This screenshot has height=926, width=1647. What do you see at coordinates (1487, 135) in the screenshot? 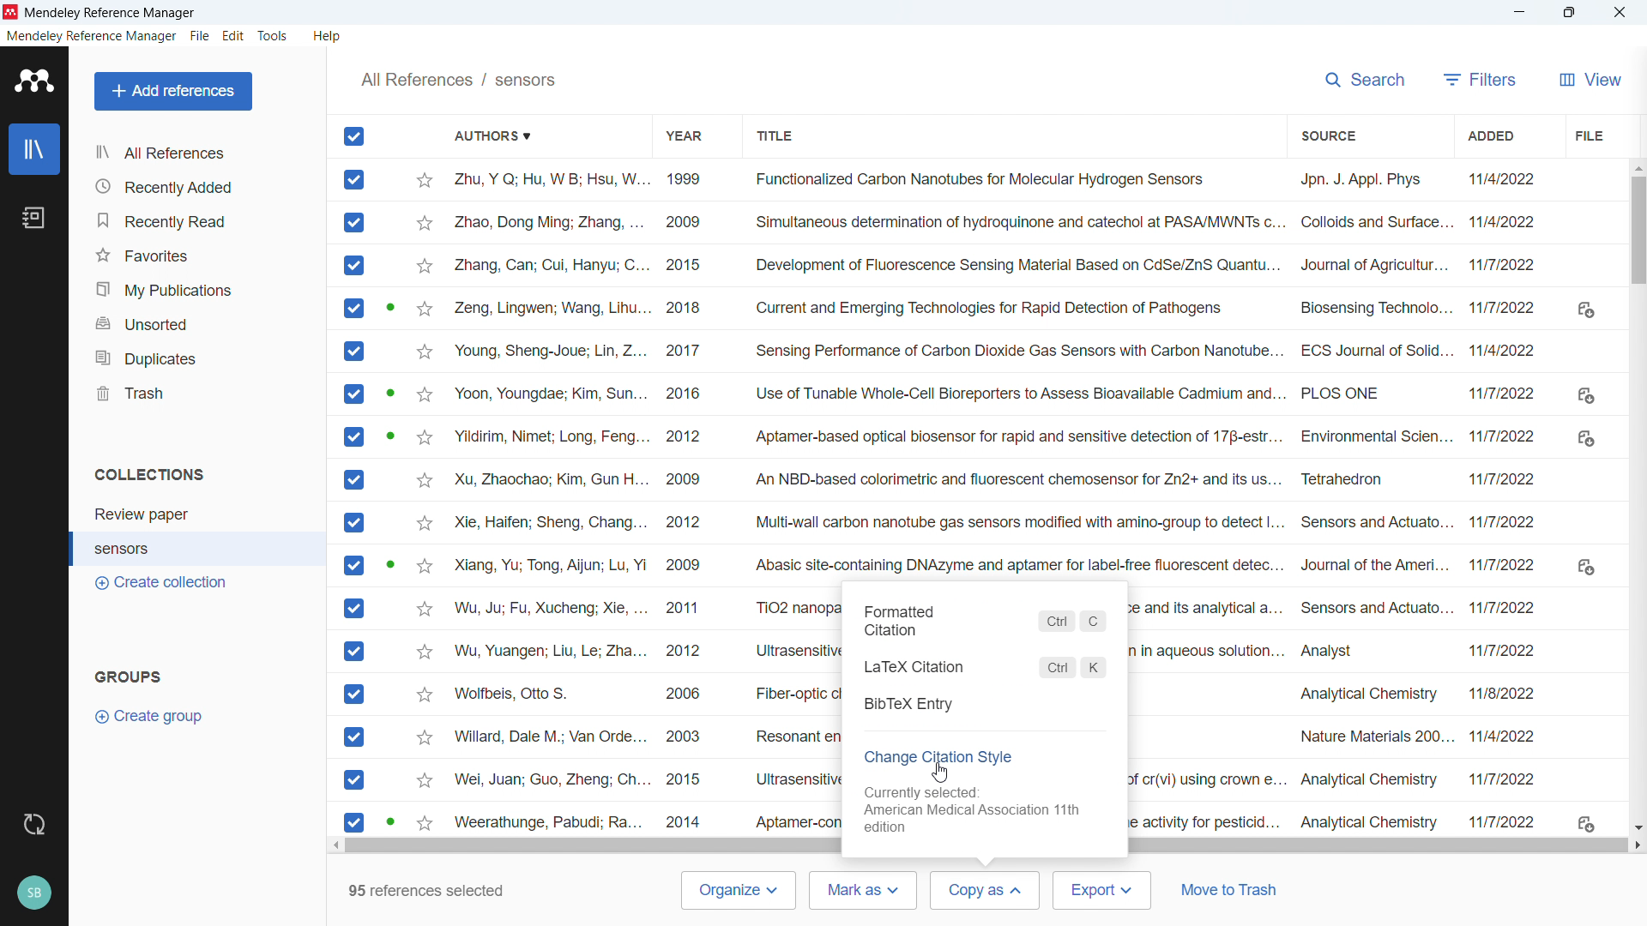
I see `Sort by date added` at bounding box center [1487, 135].